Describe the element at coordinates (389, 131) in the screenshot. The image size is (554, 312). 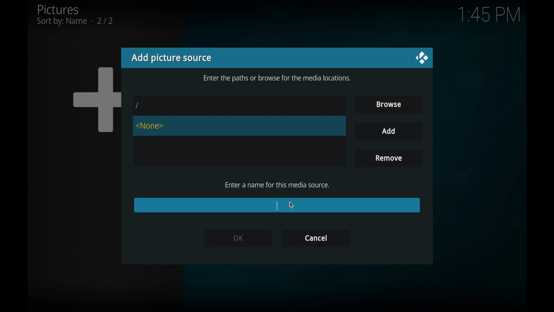
I see `add` at that location.